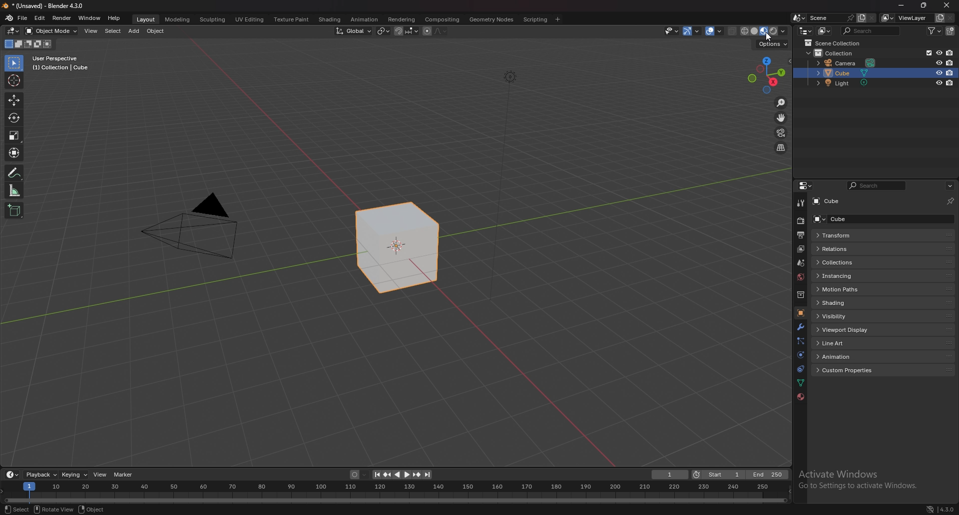 This screenshot has height=515, width=959. Describe the element at coordinates (781, 103) in the screenshot. I see `zoom` at that location.